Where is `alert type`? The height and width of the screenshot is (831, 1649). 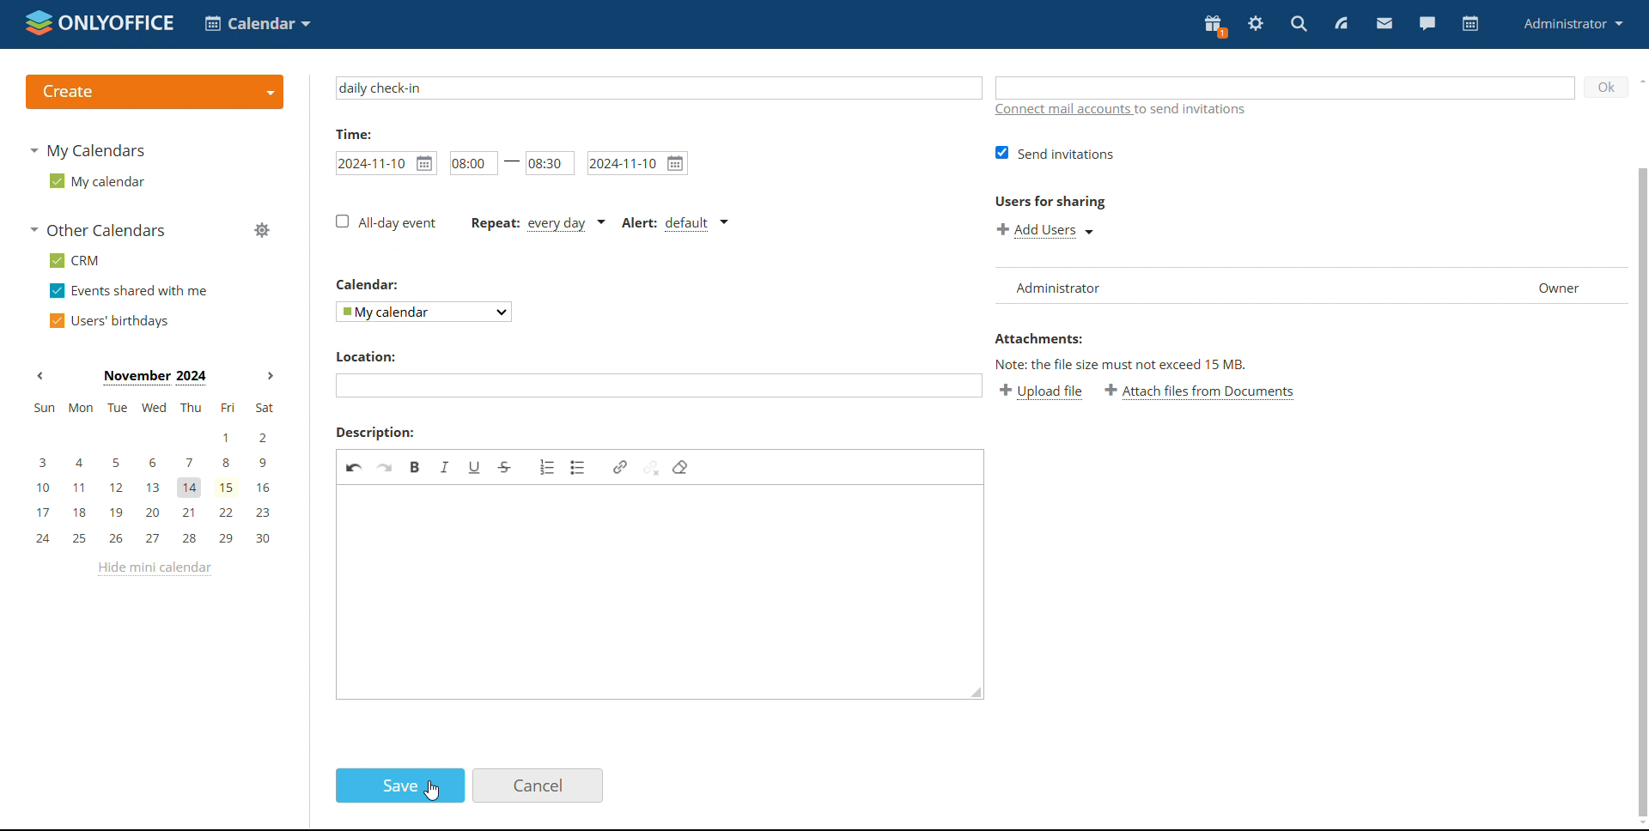 alert type is located at coordinates (672, 224).